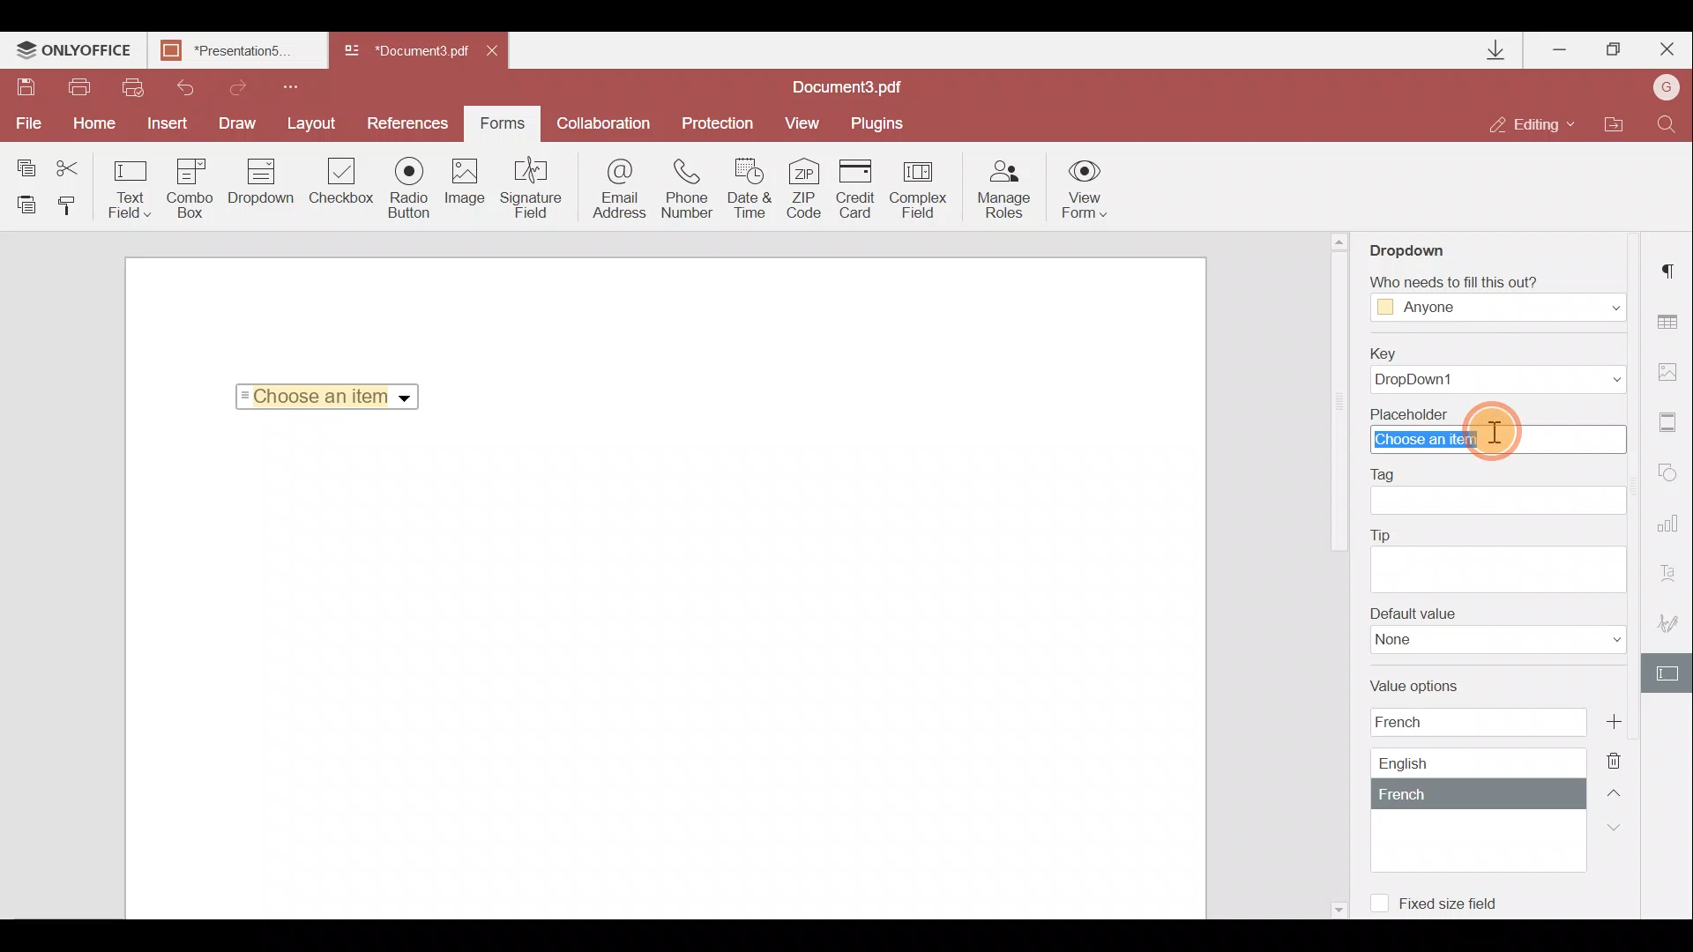 This screenshot has width=1693, height=952. What do you see at coordinates (313, 121) in the screenshot?
I see `Layout` at bounding box center [313, 121].